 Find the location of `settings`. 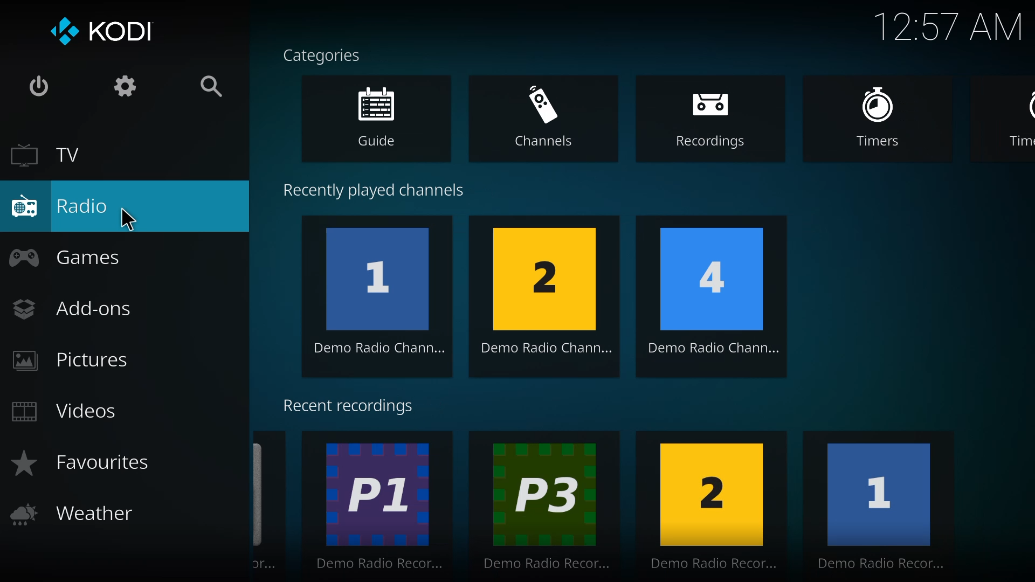

settings is located at coordinates (122, 84).